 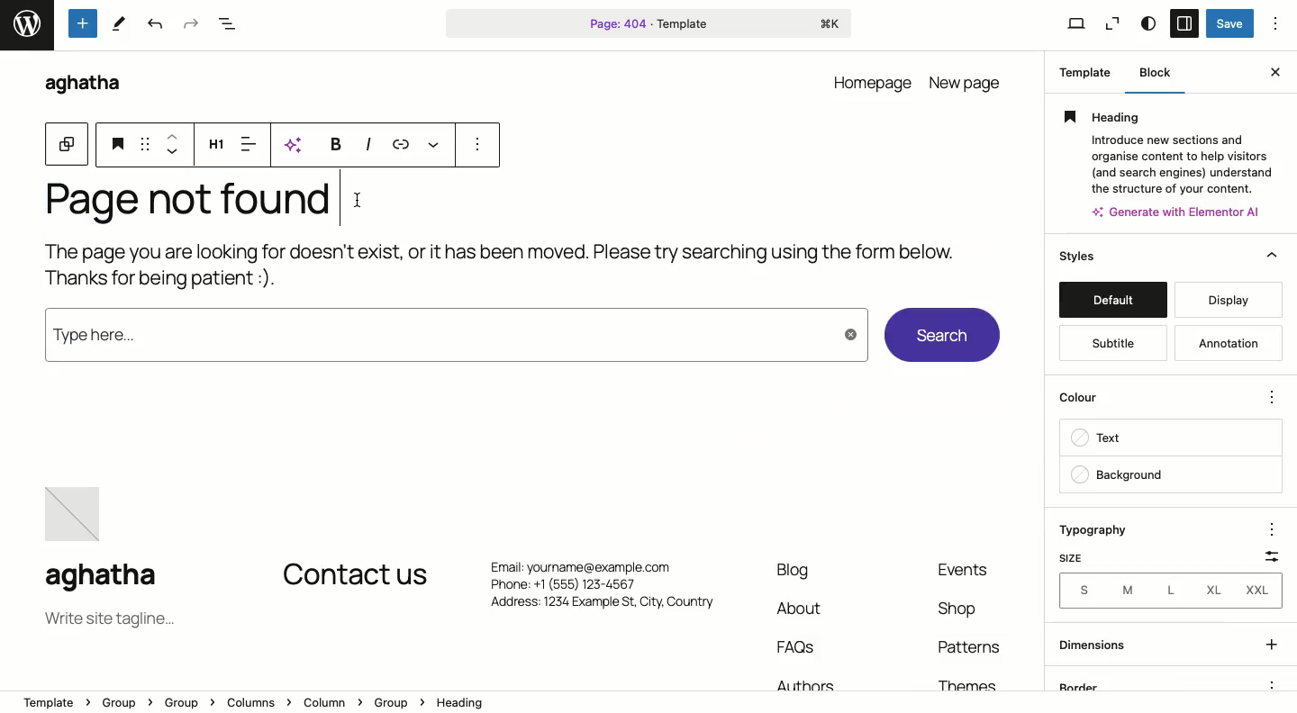 What do you see at coordinates (26, 25) in the screenshot?
I see `word press logo` at bounding box center [26, 25].